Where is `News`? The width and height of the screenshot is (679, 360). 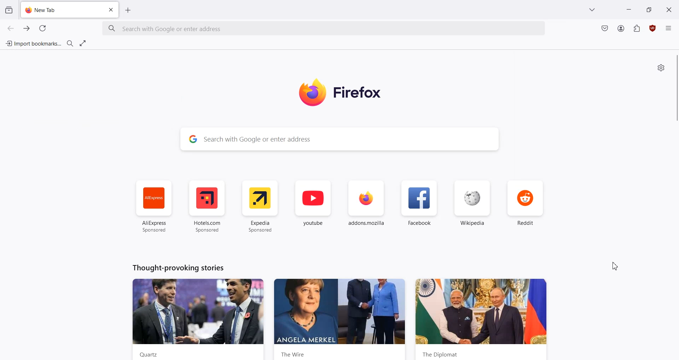 News is located at coordinates (340, 319).